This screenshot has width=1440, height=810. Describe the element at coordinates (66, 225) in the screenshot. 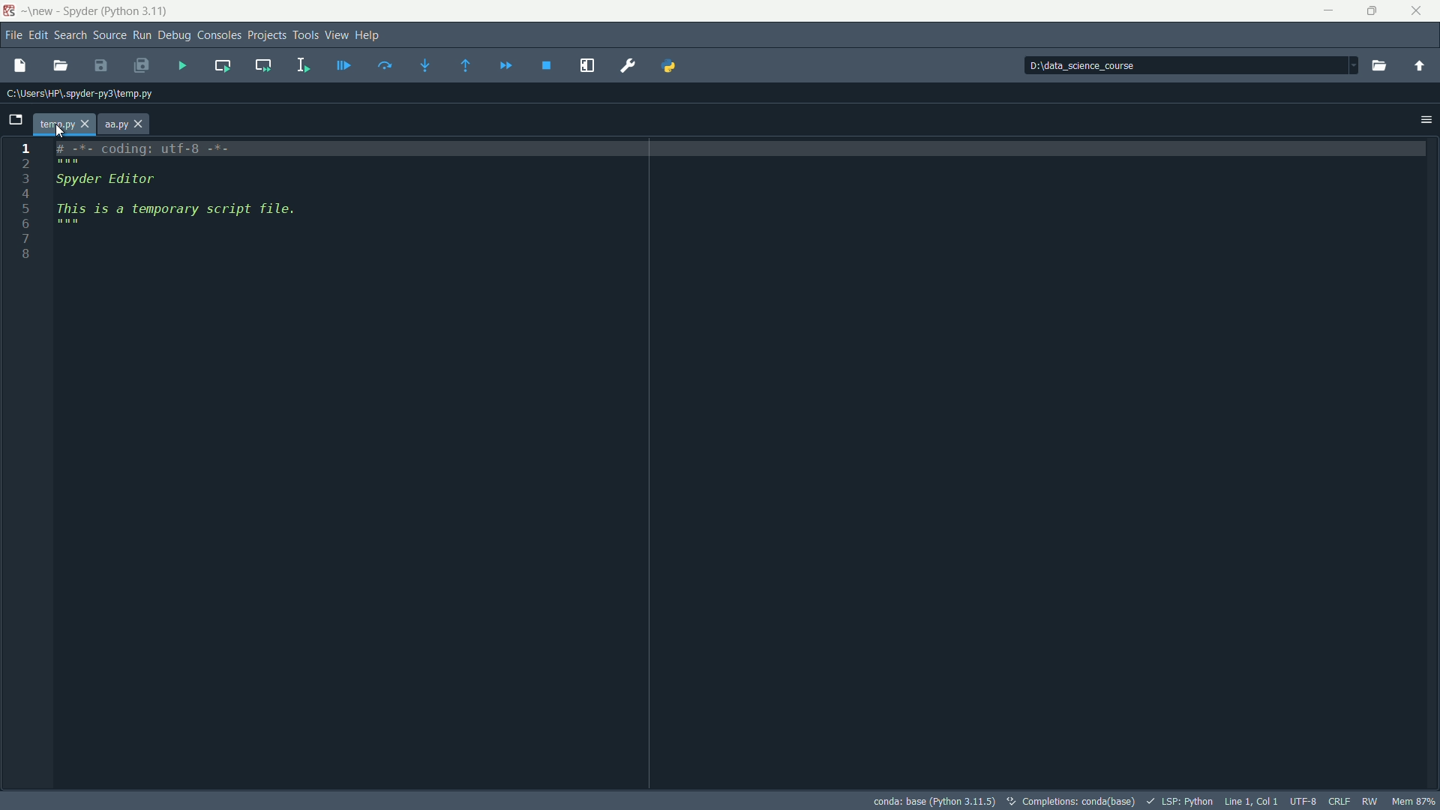

I see `6 ***` at that location.